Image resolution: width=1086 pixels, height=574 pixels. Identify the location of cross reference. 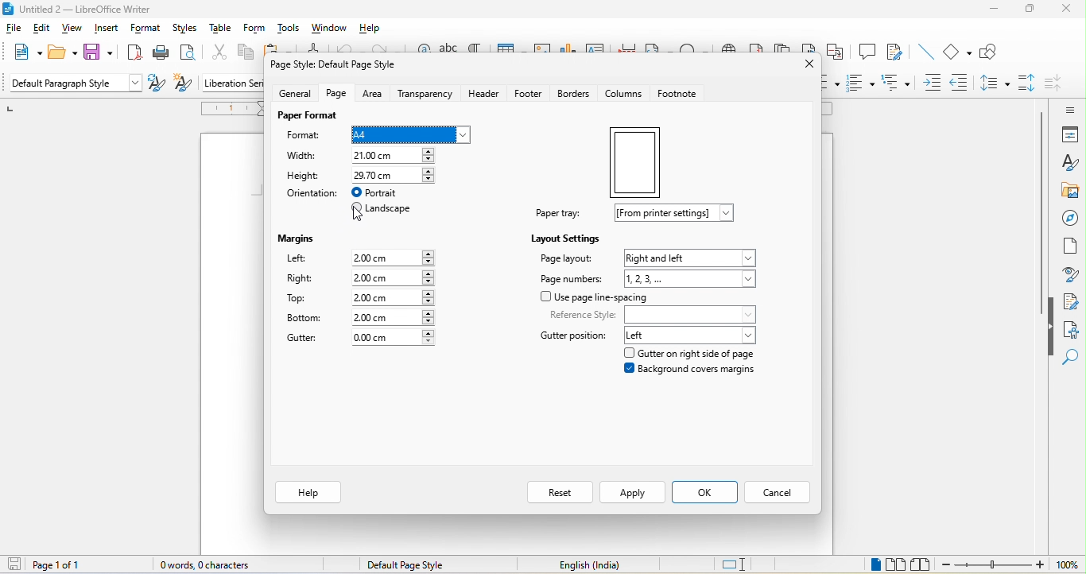
(838, 54).